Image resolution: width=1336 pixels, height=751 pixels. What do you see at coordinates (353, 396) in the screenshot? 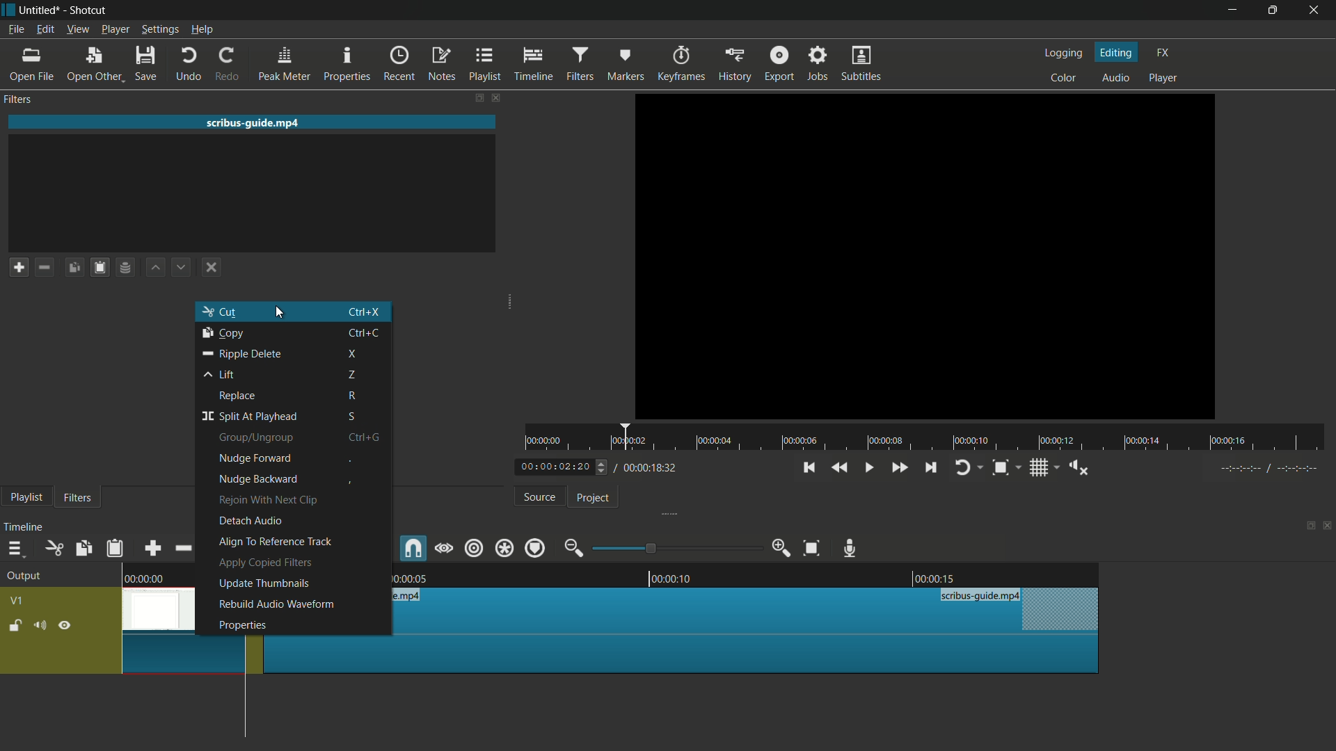
I see `keyboard shortcut` at bounding box center [353, 396].